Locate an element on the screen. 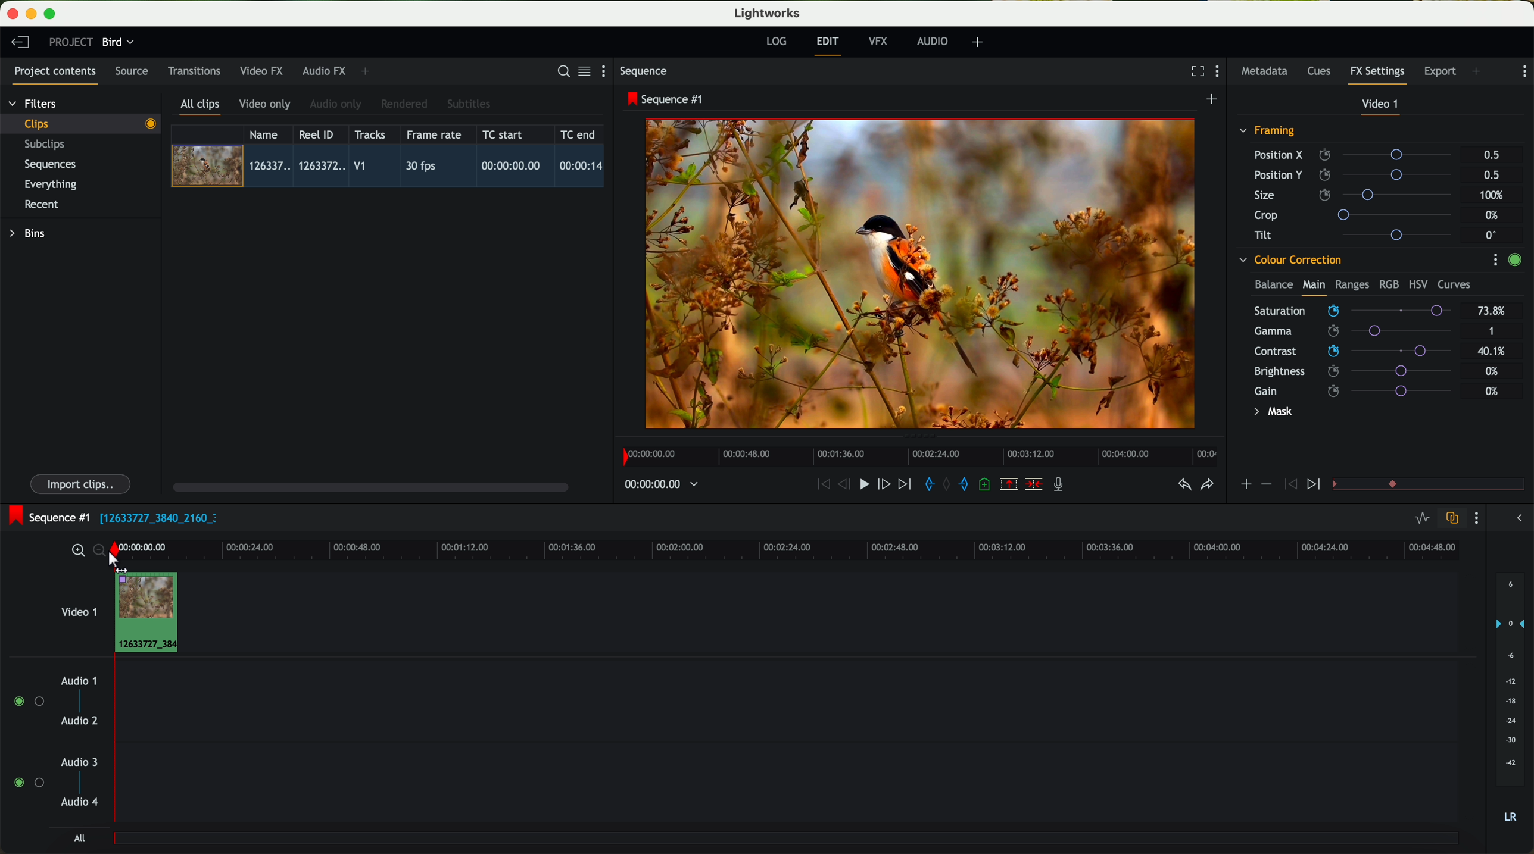 The height and width of the screenshot is (854, 1534). frame rate is located at coordinates (434, 135).